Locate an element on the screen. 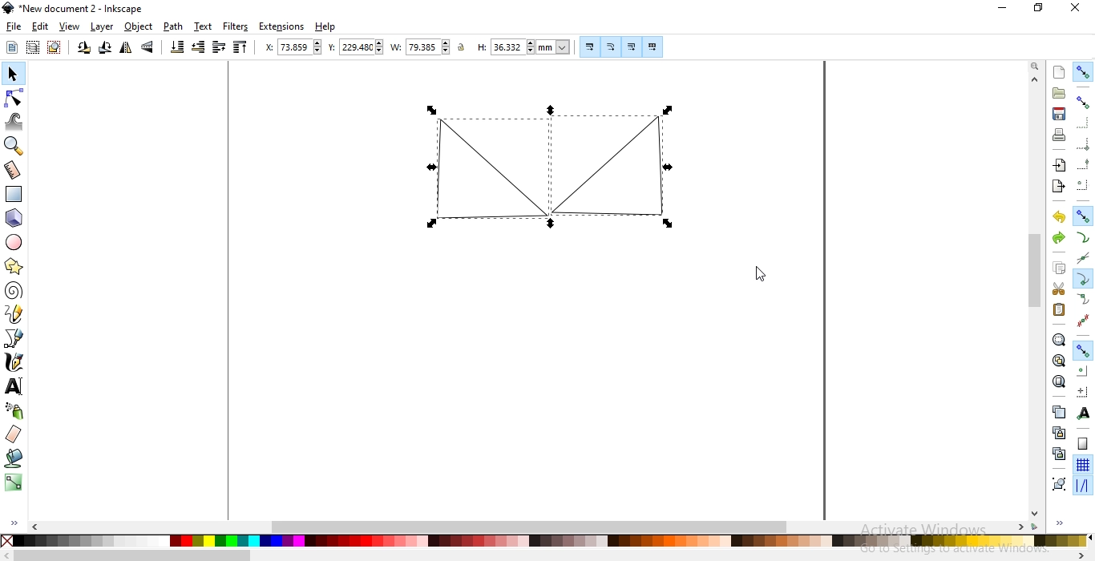  snapping centers of bounding boxes is located at coordinates (1083, 184).